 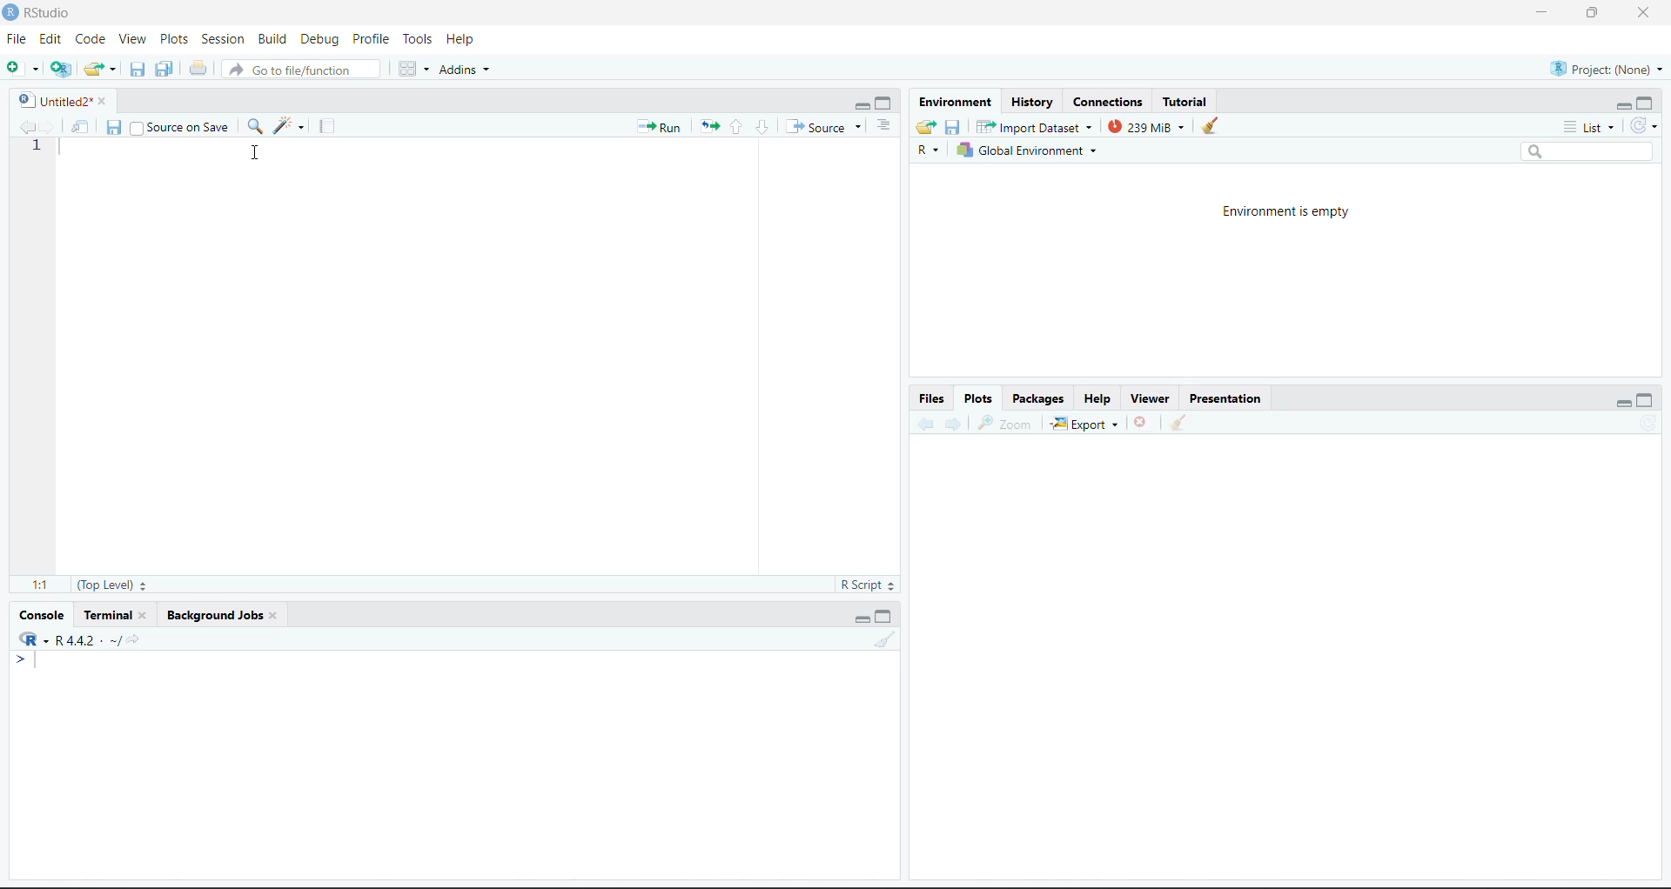 What do you see at coordinates (182, 126) in the screenshot?
I see `Source on Save` at bounding box center [182, 126].